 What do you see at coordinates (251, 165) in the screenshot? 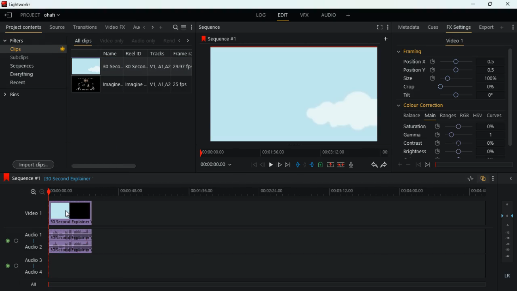
I see `beggining` at bounding box center [251, 165].